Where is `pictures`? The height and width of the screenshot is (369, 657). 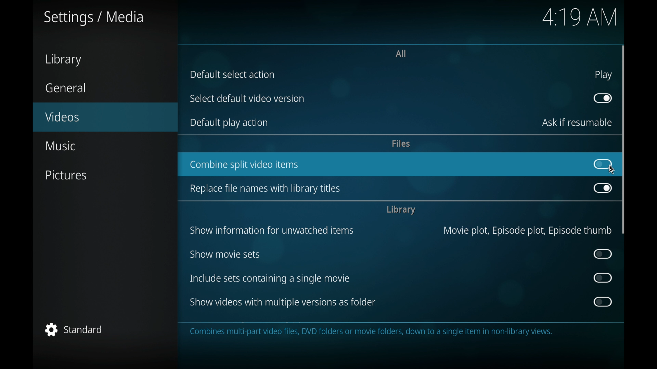
pictures is located at coordinates (65, 175).